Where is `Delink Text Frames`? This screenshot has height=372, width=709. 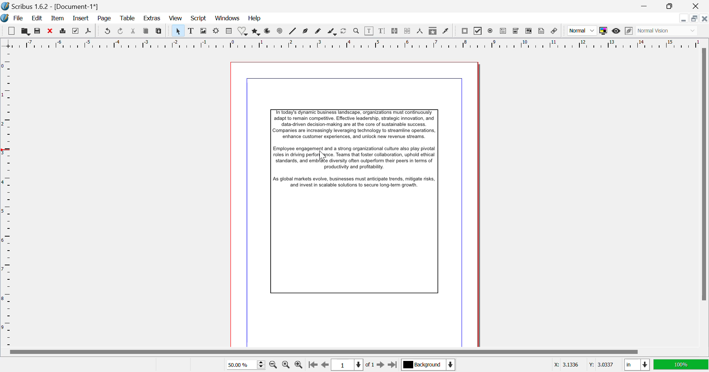
Delink Text Frames is located at coordinates (408, 31).